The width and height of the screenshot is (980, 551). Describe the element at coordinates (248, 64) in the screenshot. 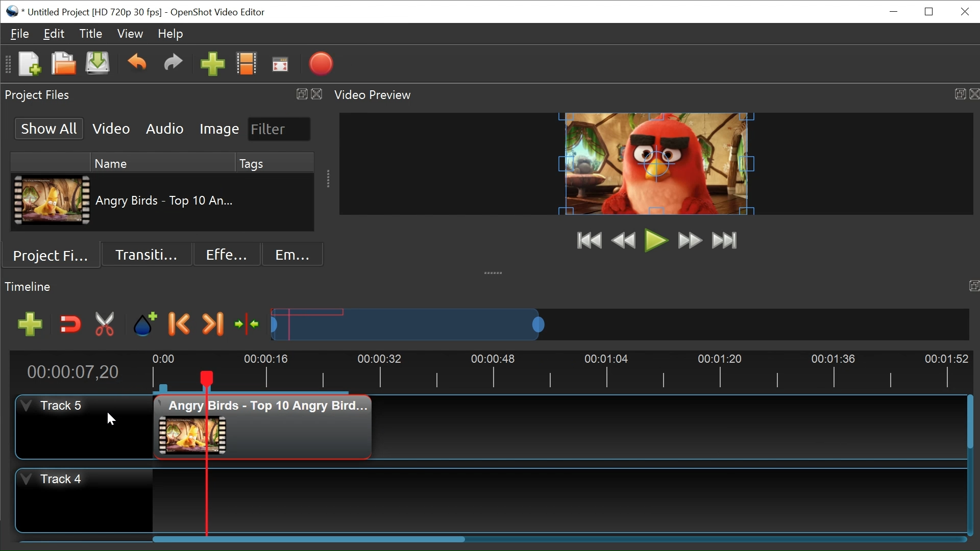

I see `Chooses Profile` at that location.